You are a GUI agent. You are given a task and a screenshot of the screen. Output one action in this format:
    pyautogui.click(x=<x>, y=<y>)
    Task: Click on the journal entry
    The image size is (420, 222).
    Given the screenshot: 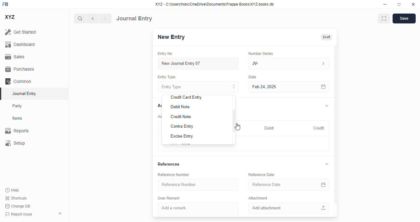 What is the action you would take?
    pyautogui.click(x=134, y=18)
    